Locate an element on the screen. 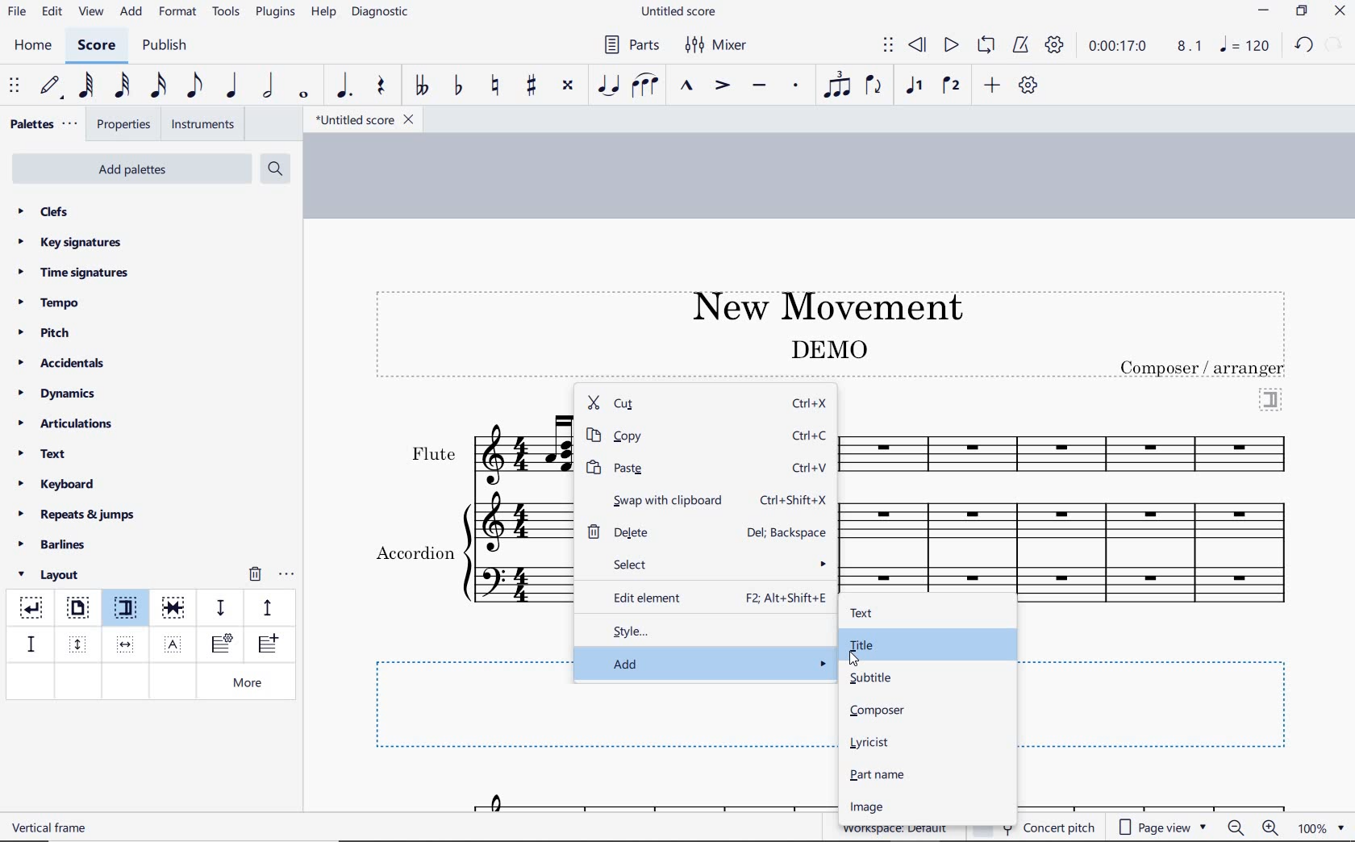 This screenshot has width=1355, height=842. publish is located at coordinates (163, 47).